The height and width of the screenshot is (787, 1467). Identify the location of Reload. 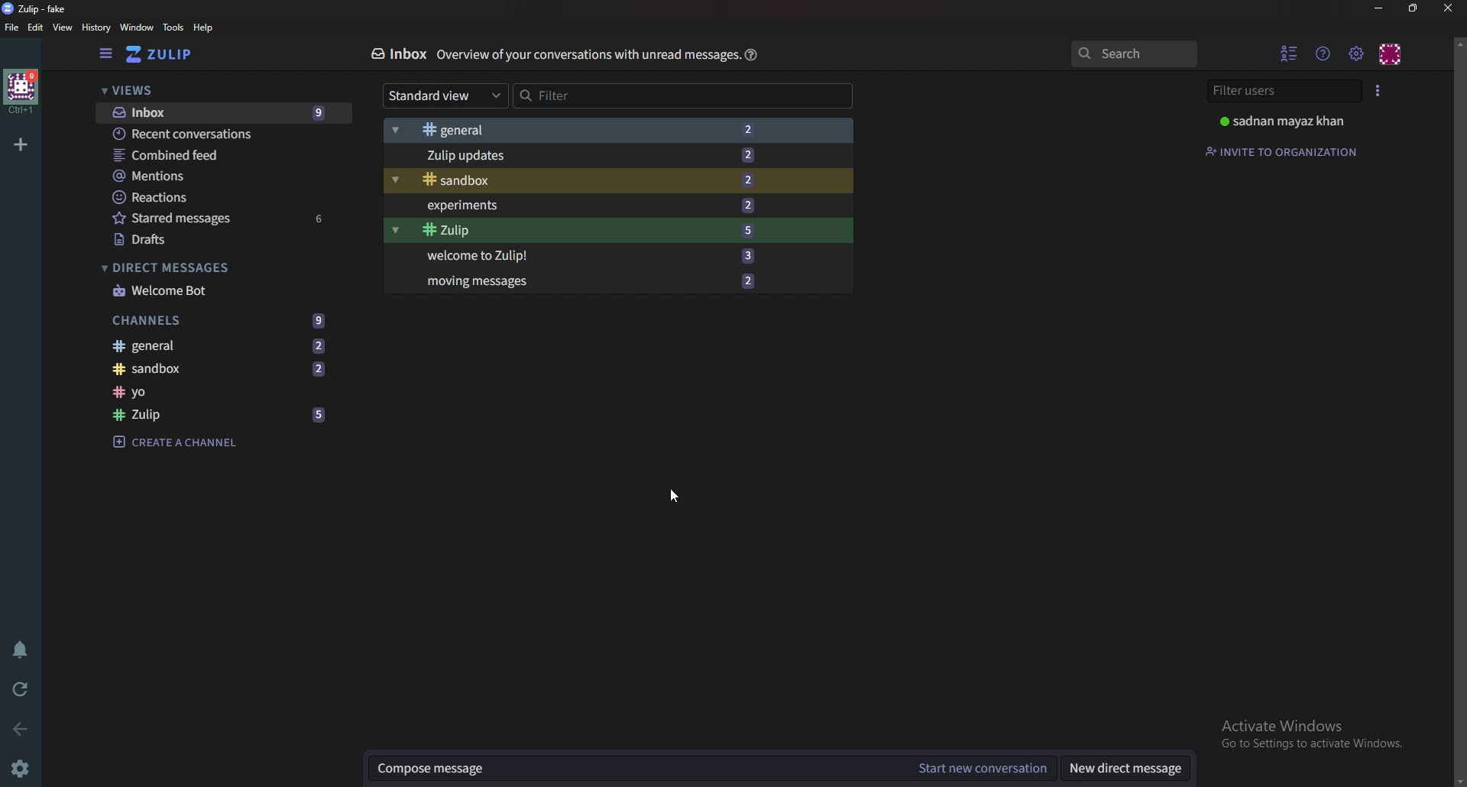
(21, 689).